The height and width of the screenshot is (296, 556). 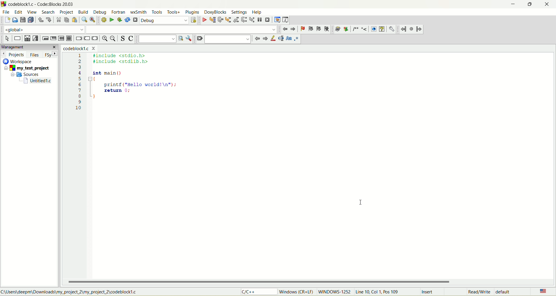 I want to click on C/C++, so click(x=260, y=292).